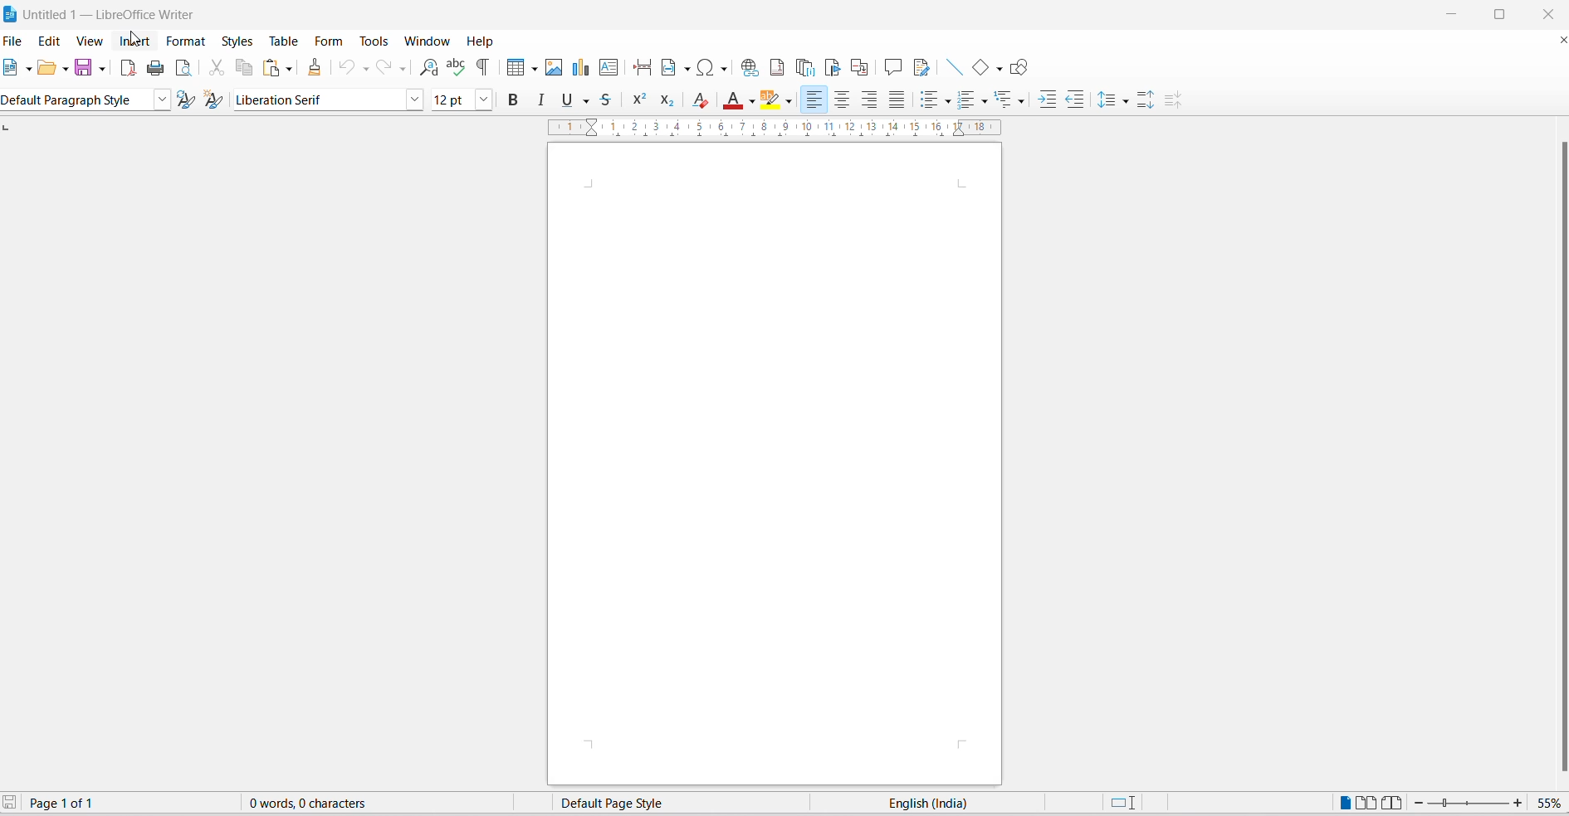 The image size is (1569, 816). Describe the element at coordinates (749, 66) in the screenshot. I see `insert hyperlink` at that location.